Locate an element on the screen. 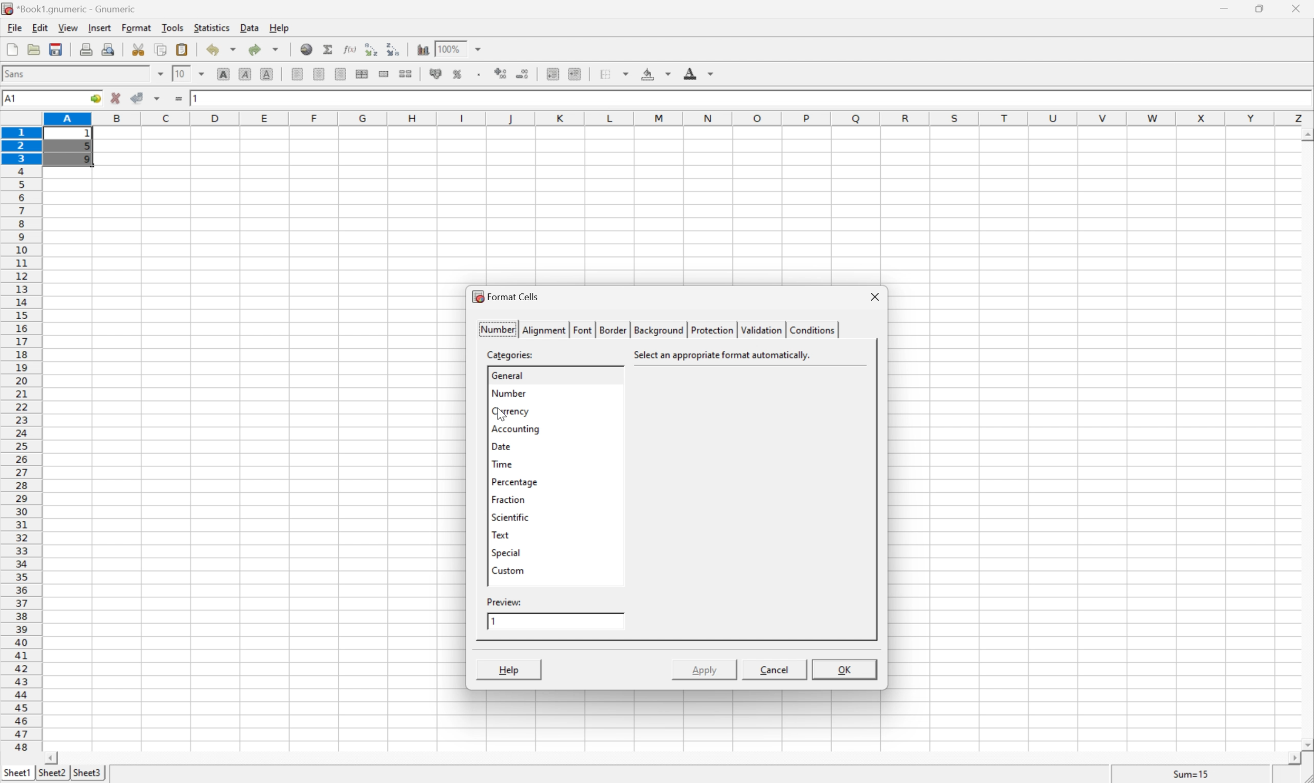 This screenshot has width=1314, height=783. general is located at coordinates (508, 374).